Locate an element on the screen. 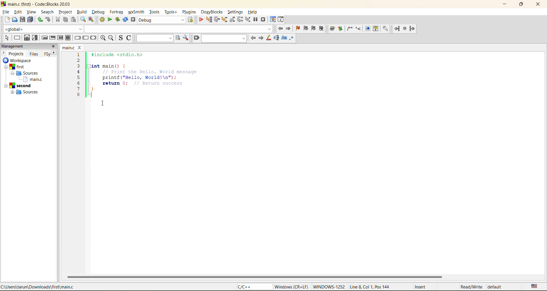 Image resolution: width=547 pixels, height=291 pixels. selection is located at coordinates (34, 38).